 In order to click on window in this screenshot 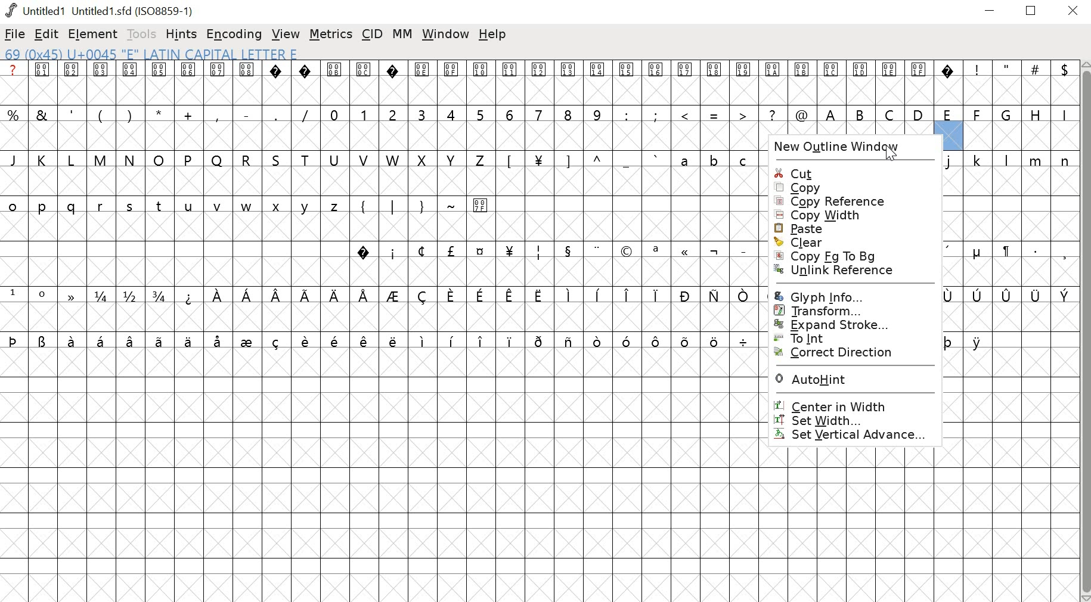, I will do `click(444, 33)`.